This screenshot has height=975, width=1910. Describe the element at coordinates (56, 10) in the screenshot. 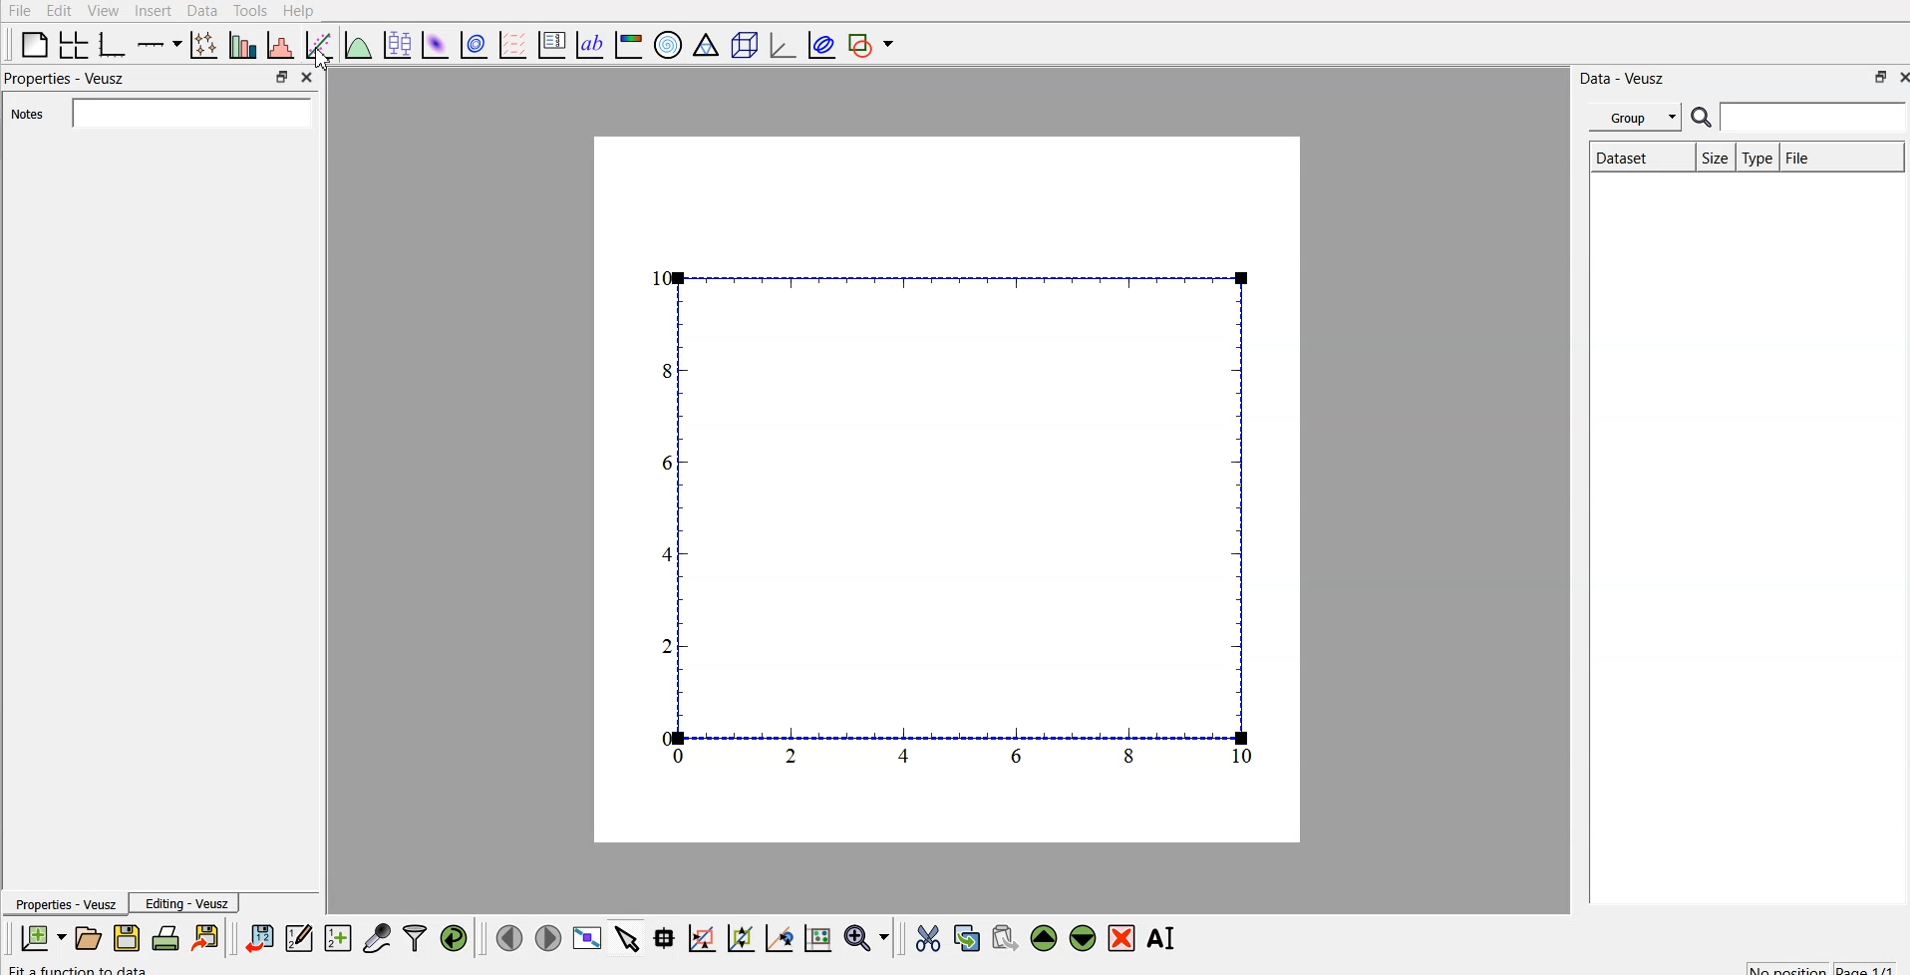

I see `edit` at that location.